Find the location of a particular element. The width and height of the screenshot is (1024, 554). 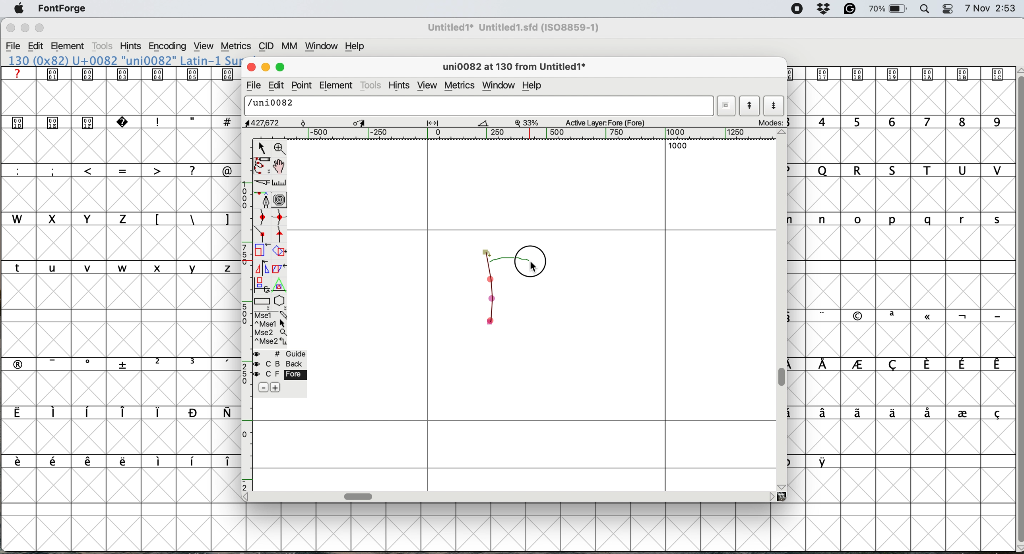

add a point then drag out its control points is located at coordinates (263, 201).